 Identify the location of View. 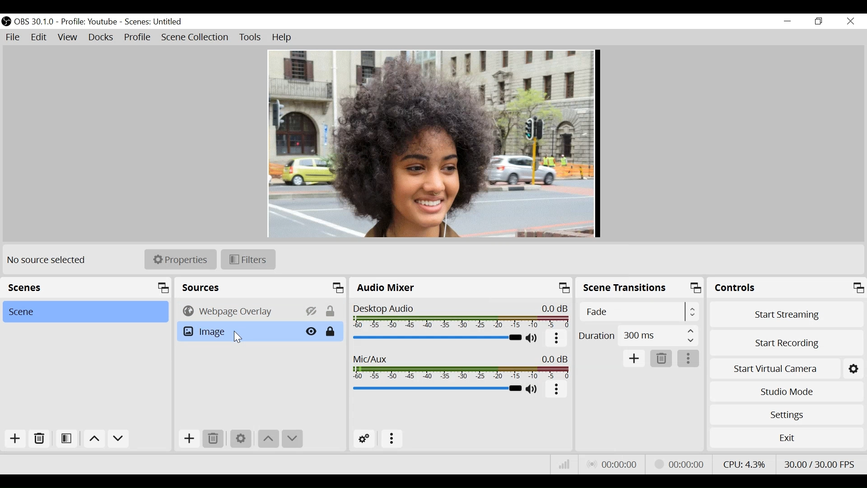
(67, 38).